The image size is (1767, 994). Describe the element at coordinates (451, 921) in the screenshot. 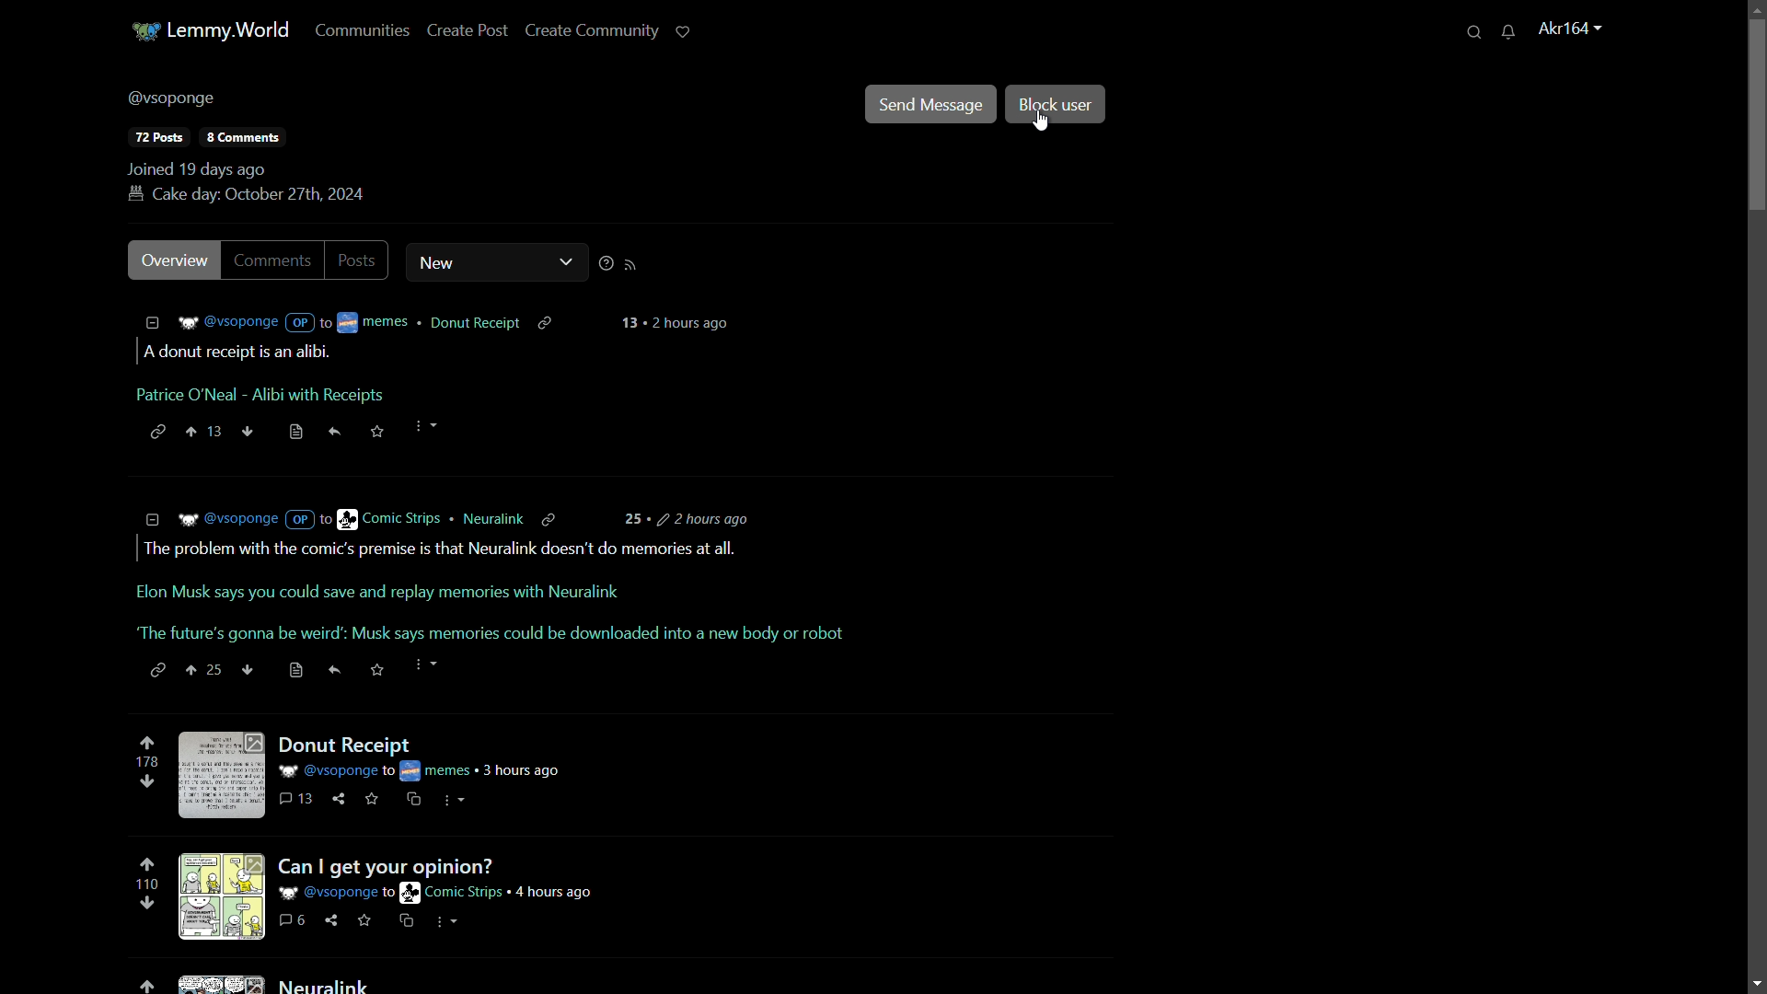

I see `cs` at that location.